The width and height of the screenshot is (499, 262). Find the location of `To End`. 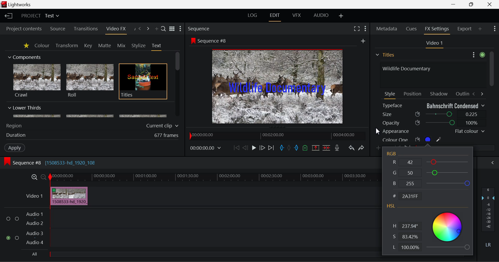

To End is located at coordinates (271, 149).